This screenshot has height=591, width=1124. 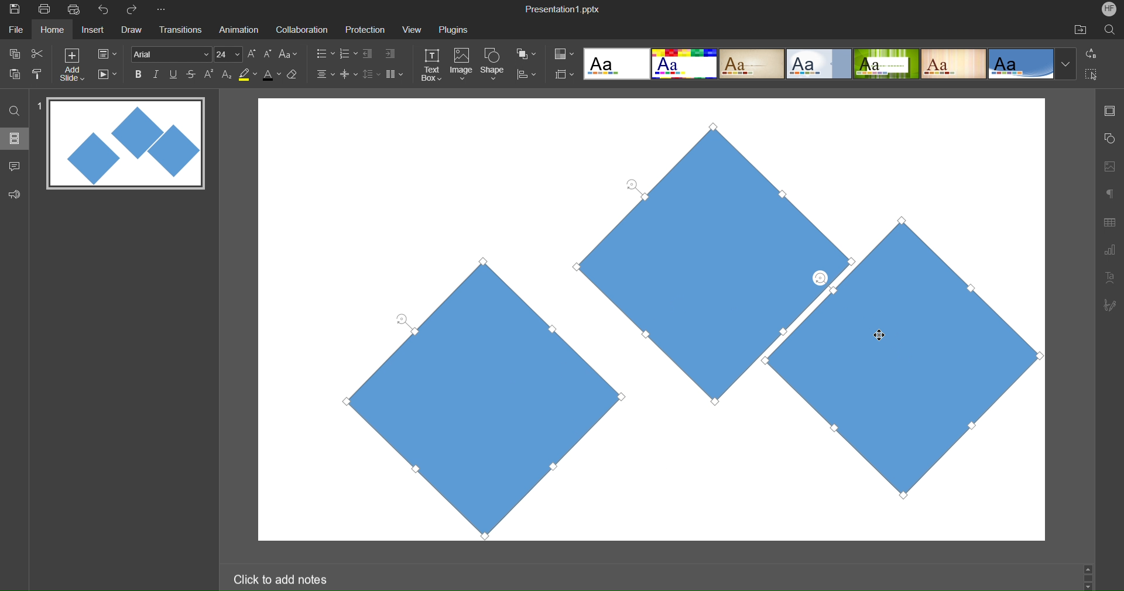 What do you see at coordinates (527, 54) in the screenshot?
I see `Arrange` at bounding box center [527, 54].